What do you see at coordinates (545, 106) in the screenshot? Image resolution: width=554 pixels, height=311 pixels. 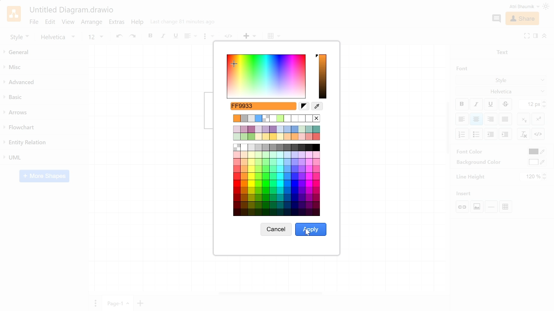 I see `Decrease font size` at bounding box center [545, 106].